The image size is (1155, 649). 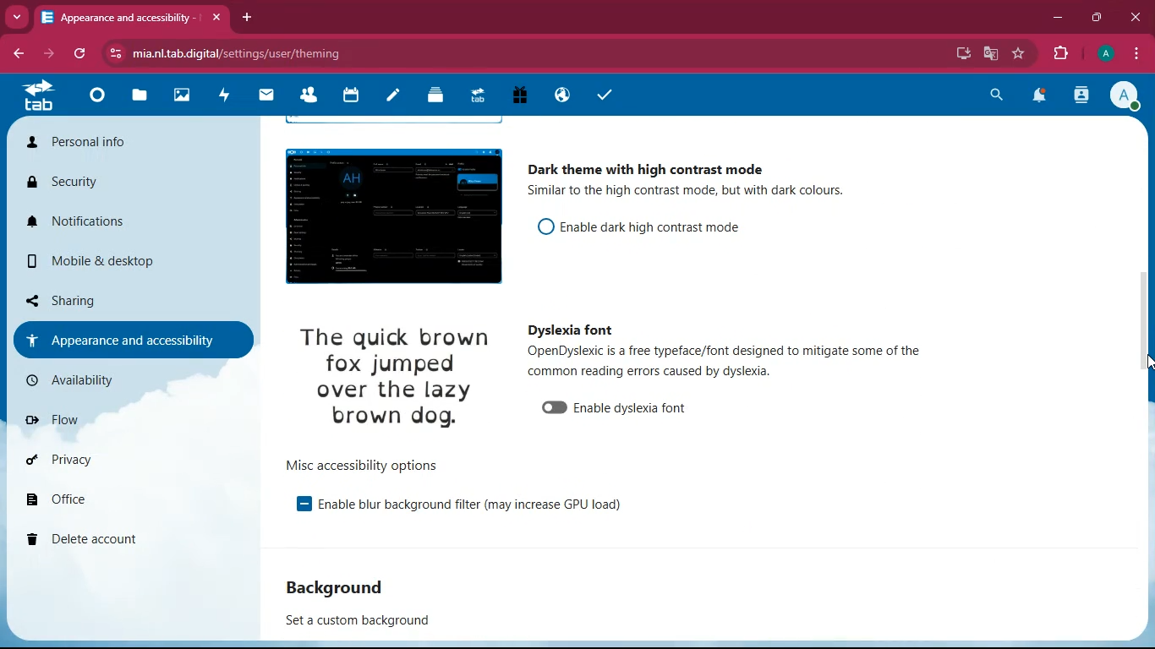 What do you see at coordinates (238, 53) in the screenshot?
I see `url` at bounding box center [238, 53].